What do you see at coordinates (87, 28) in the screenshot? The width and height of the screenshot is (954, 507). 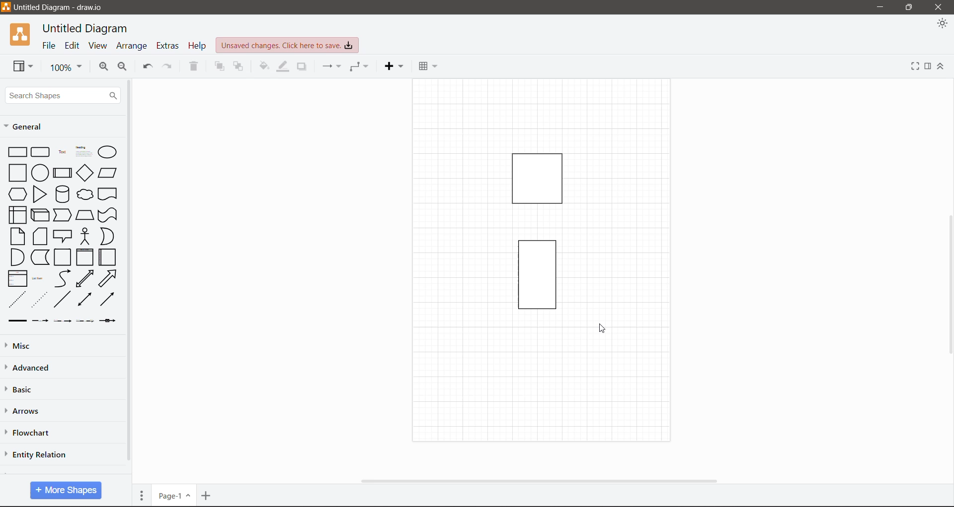 I see `` at bounding box center [87, 28].